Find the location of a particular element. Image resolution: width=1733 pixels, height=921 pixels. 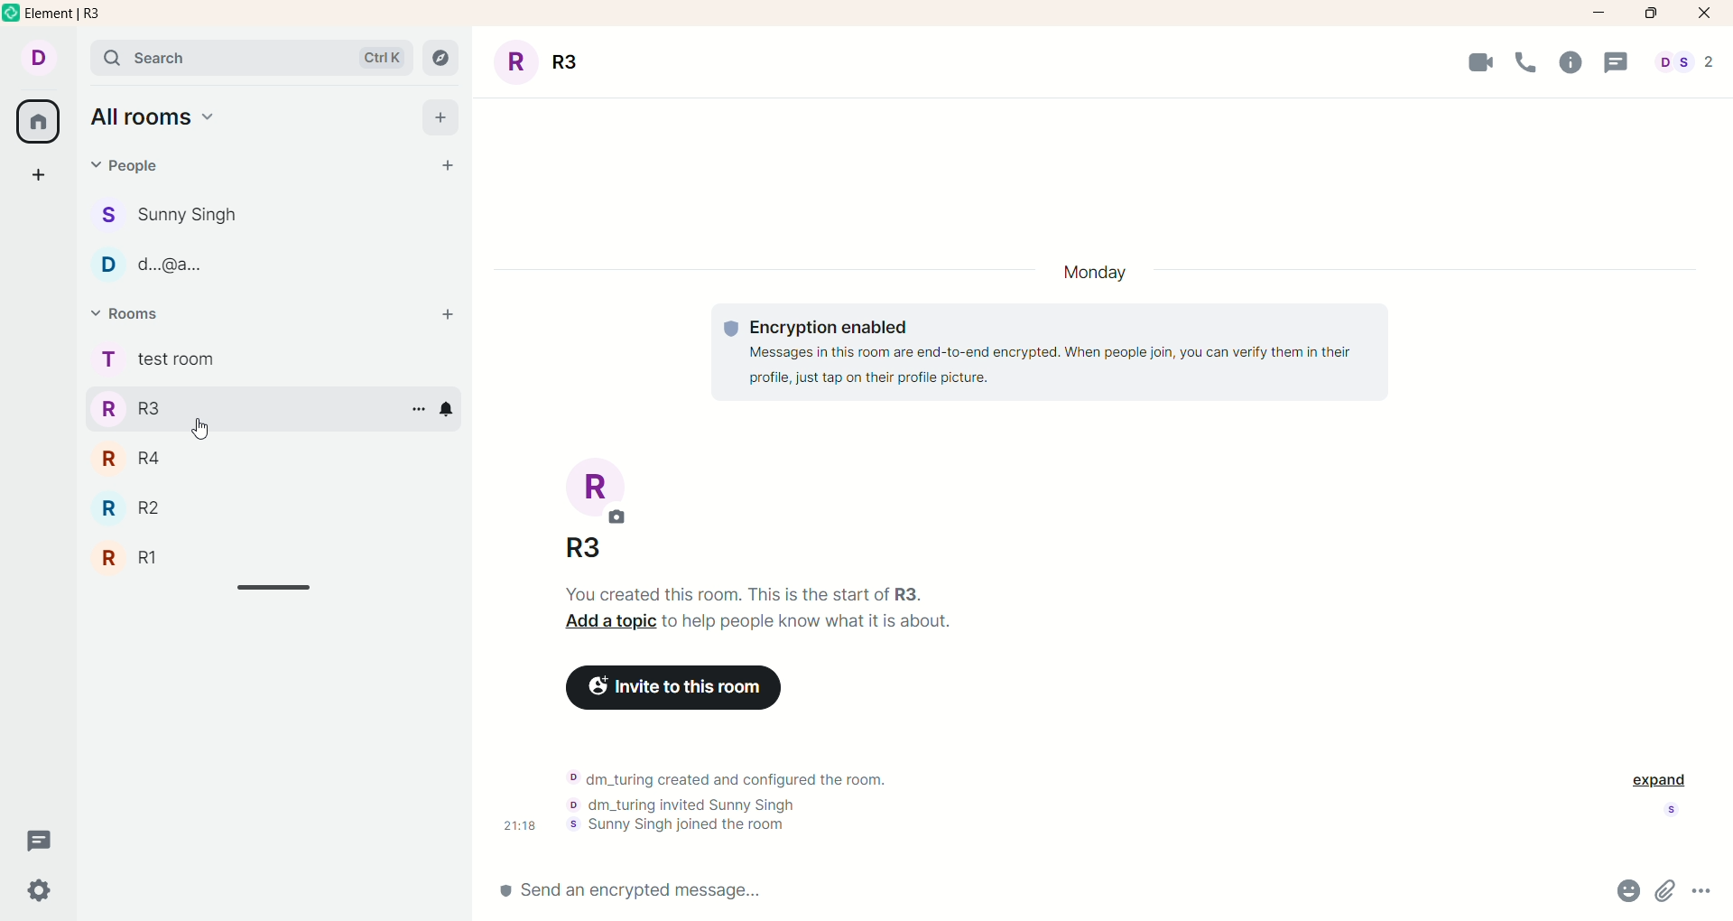

close is located at coordinates (1707, 14).